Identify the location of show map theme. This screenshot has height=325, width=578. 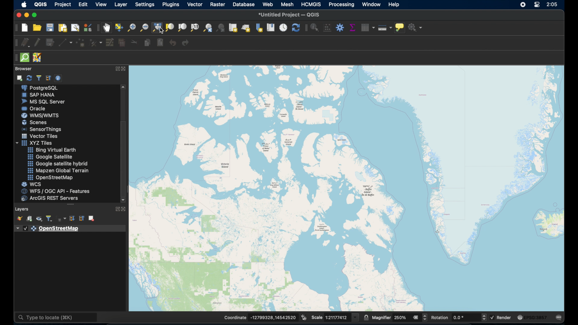
(39, 219).